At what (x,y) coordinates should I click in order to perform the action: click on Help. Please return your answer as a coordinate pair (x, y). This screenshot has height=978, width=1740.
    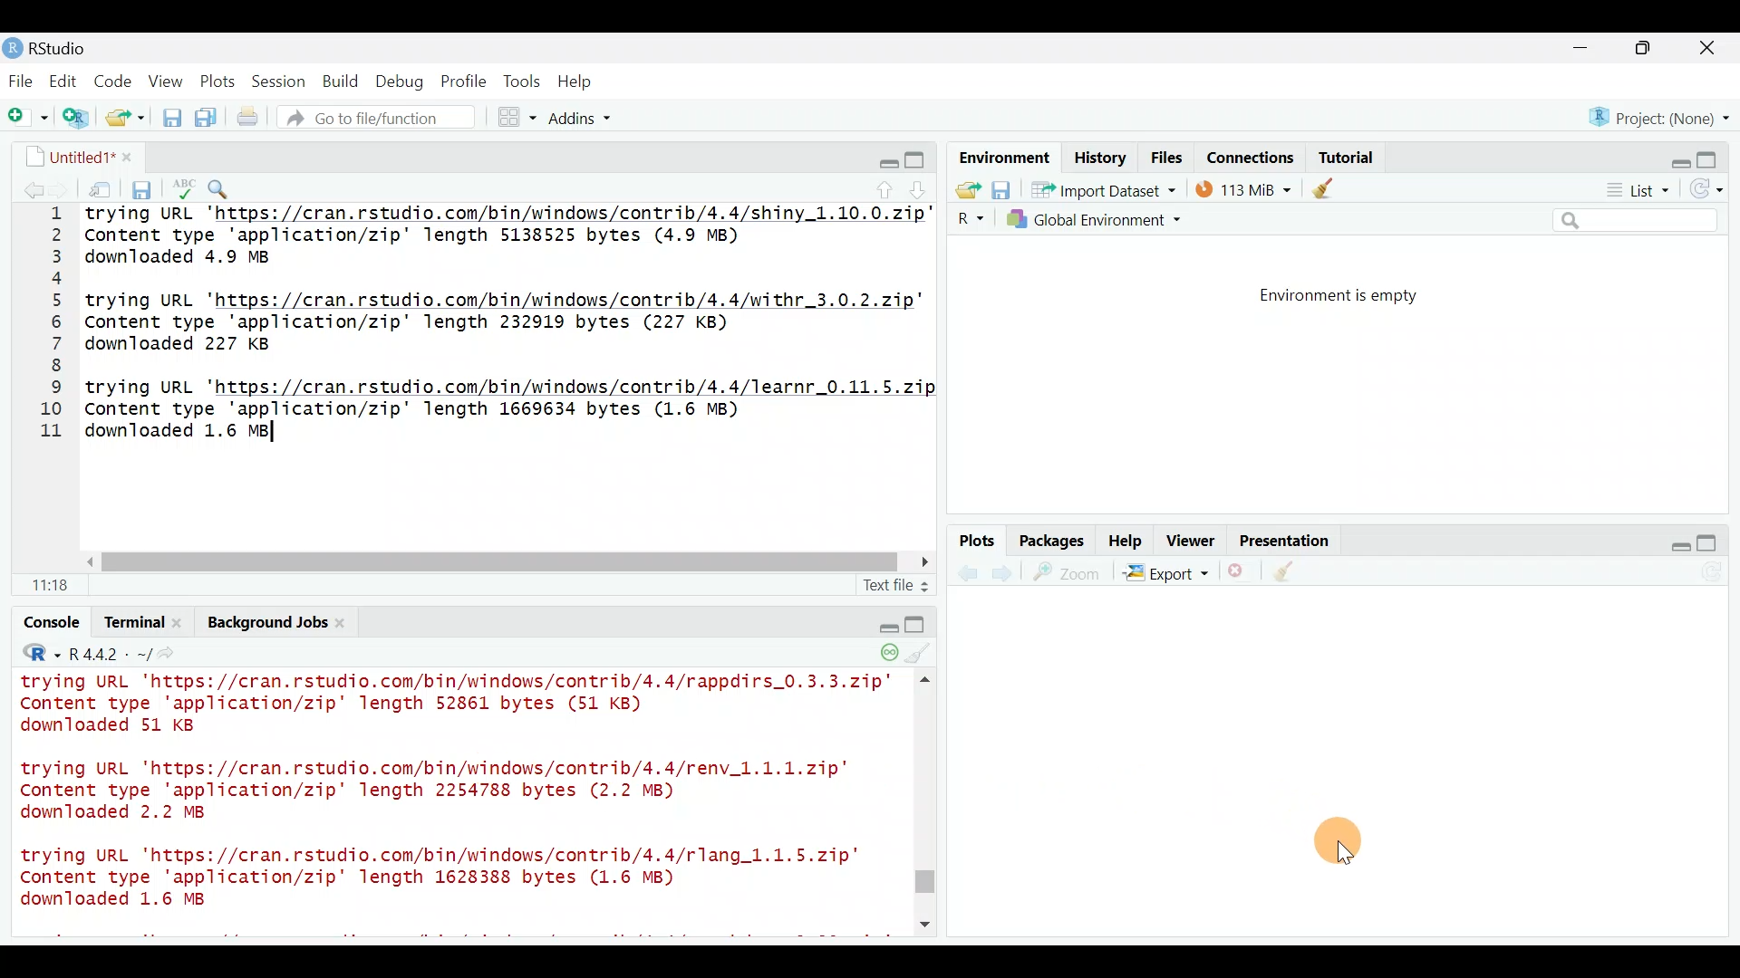
    Looking at the image, I should click on (1126, 539).